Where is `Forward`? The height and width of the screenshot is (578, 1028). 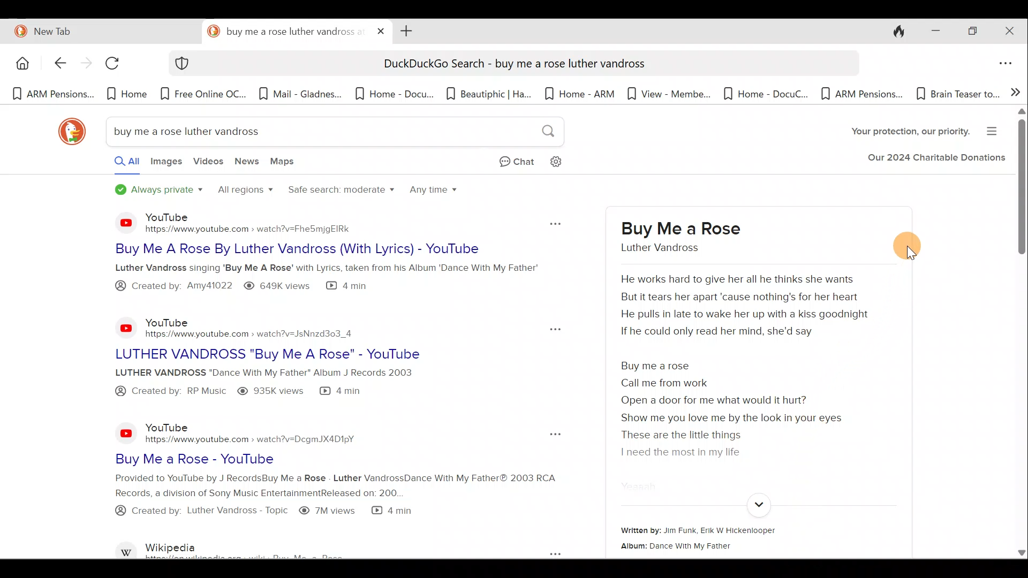
Forward is located at coordinates (85, 65).